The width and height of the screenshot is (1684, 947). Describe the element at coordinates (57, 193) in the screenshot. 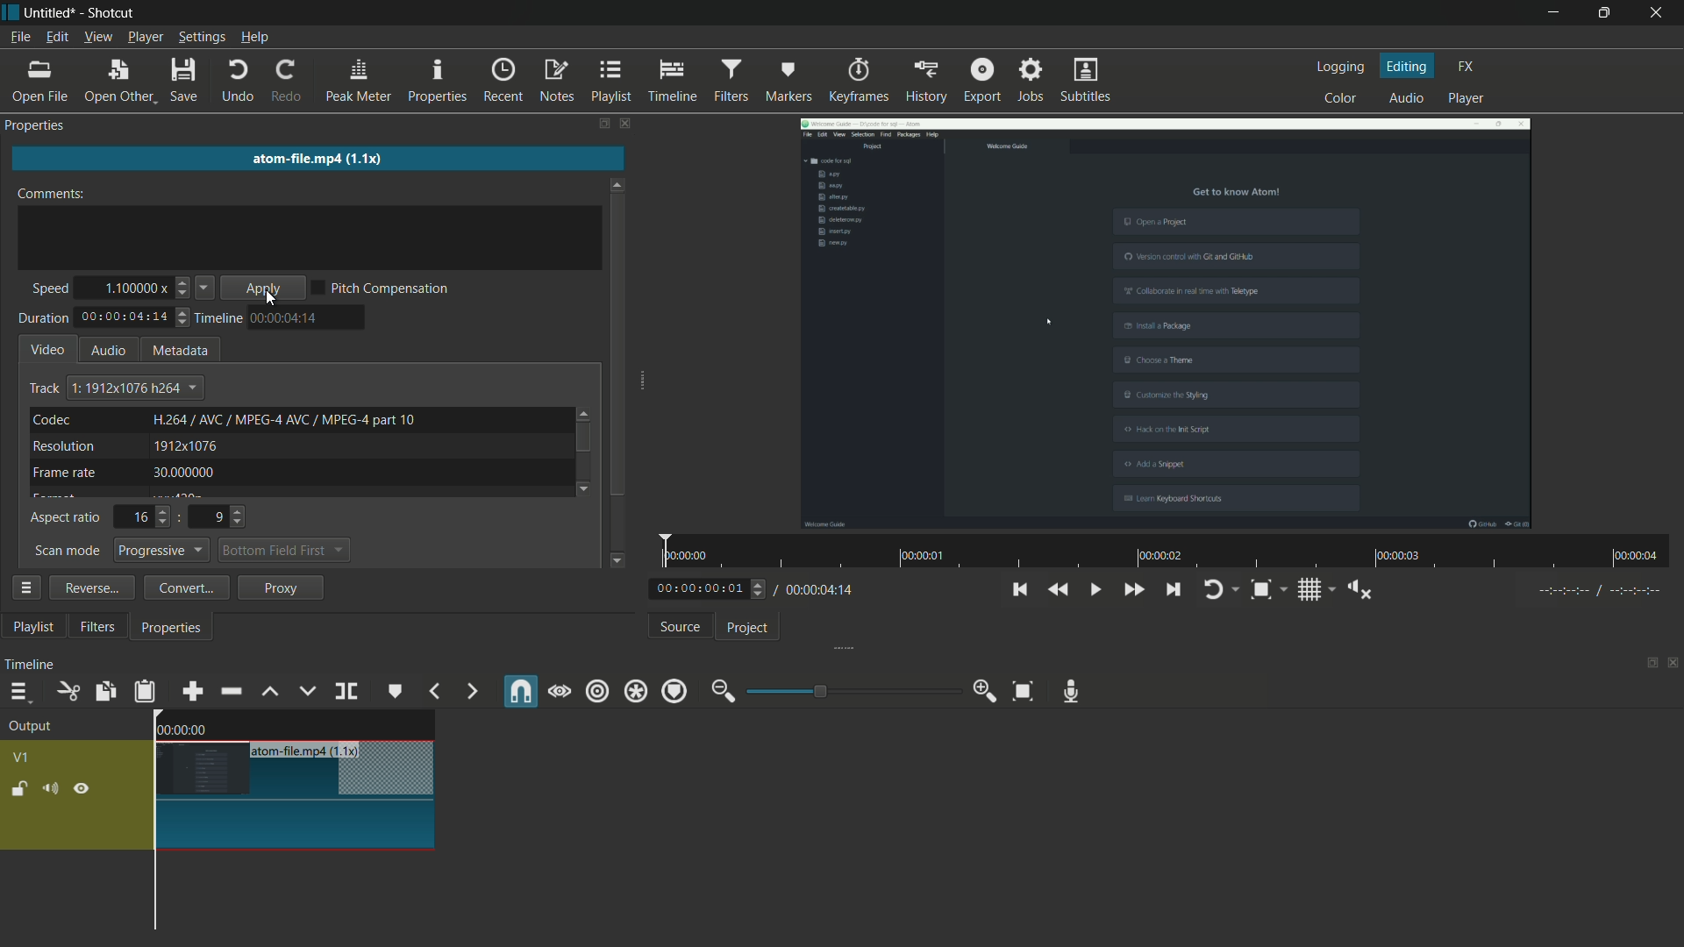

I see `comments` at that location.